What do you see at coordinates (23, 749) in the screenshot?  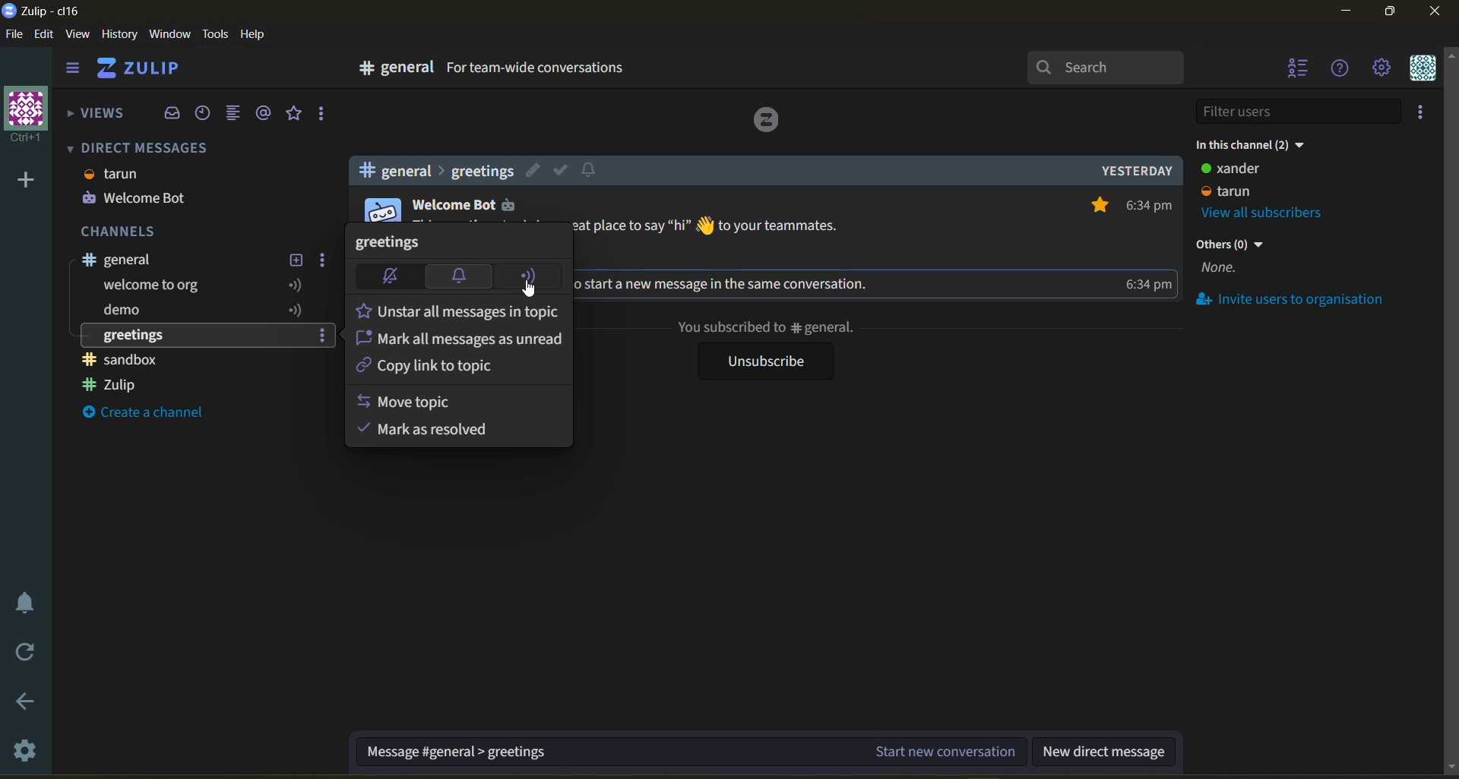 I see `settings` at bounding box center [23, 749].